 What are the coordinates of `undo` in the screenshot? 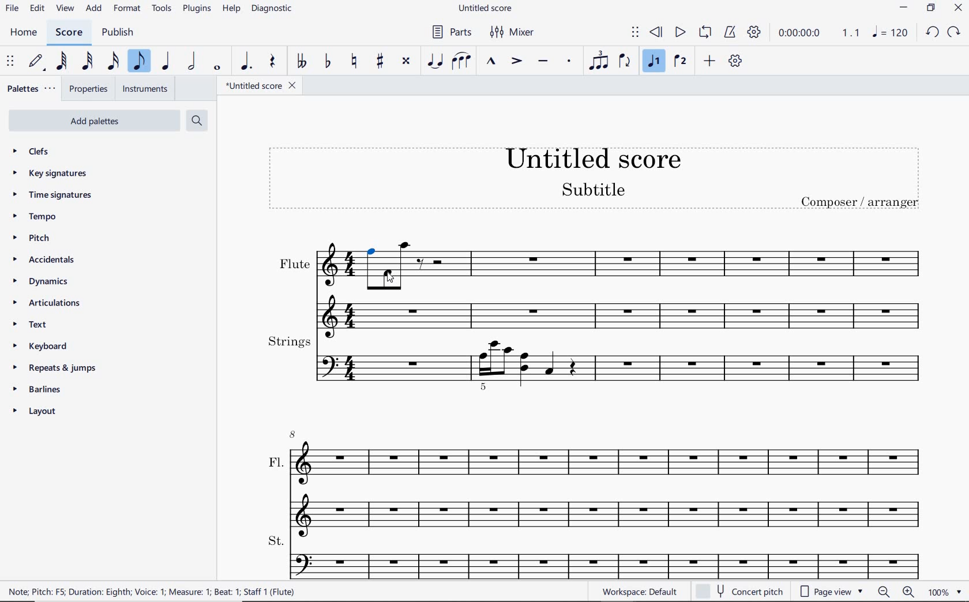 It's located at (933, 33).